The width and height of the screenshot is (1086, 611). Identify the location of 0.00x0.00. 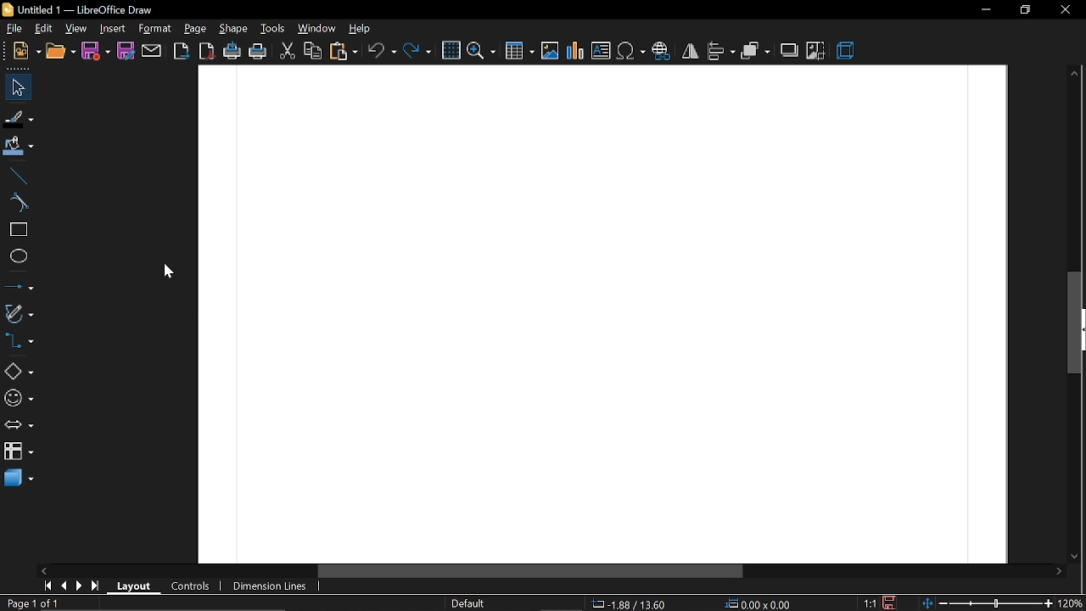
(759, 604).